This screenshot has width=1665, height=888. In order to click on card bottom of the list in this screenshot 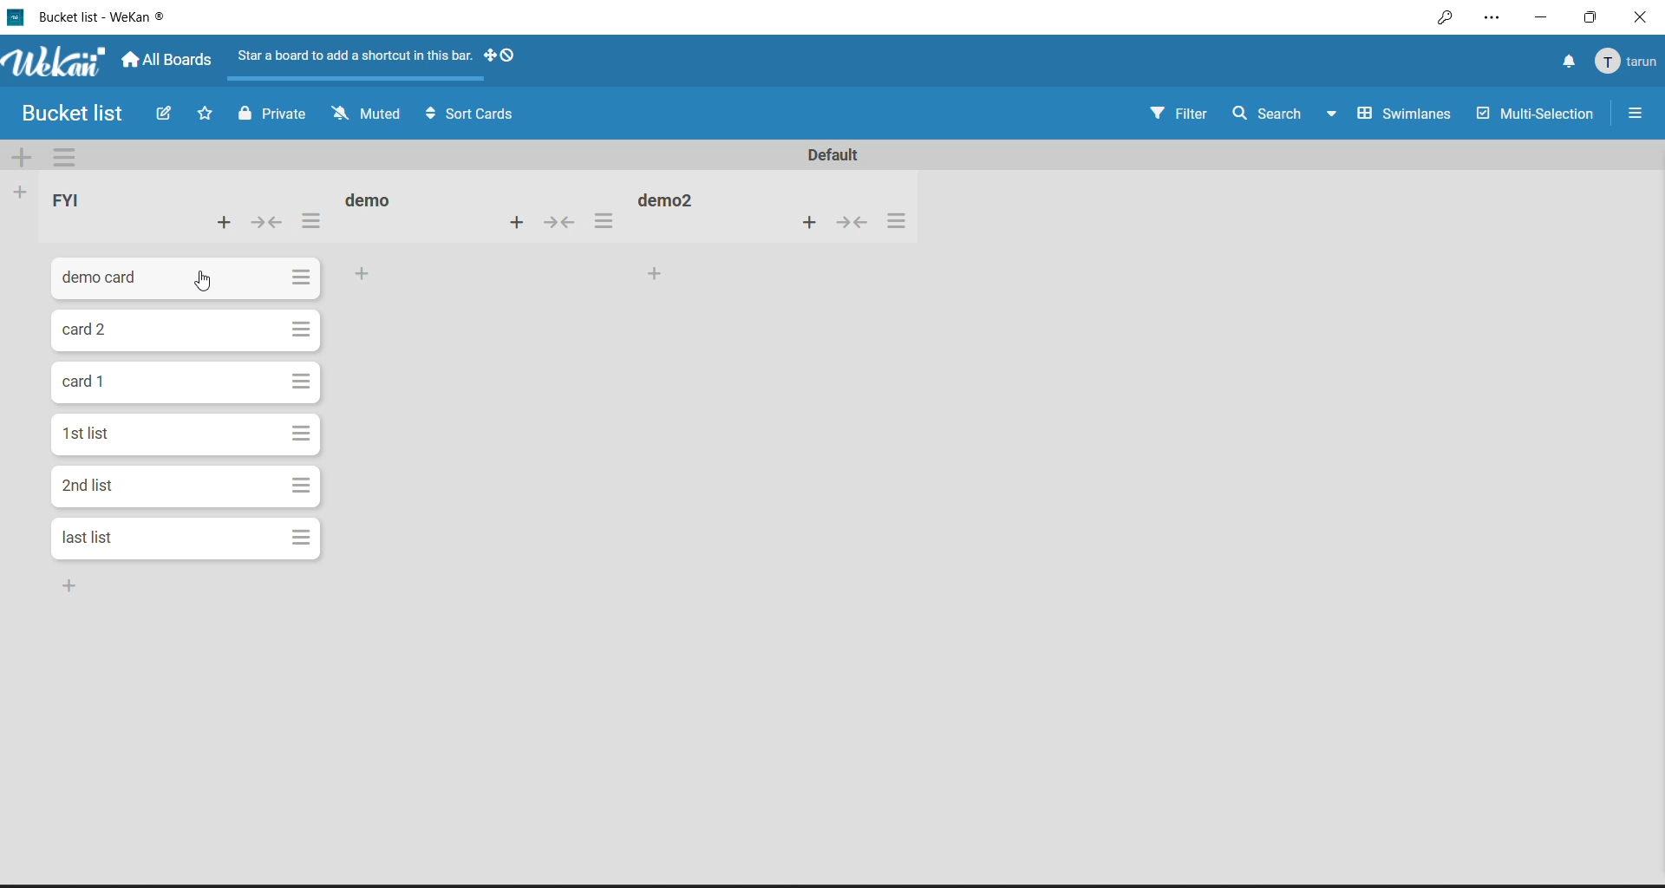, I will do `click(169, 587)`.